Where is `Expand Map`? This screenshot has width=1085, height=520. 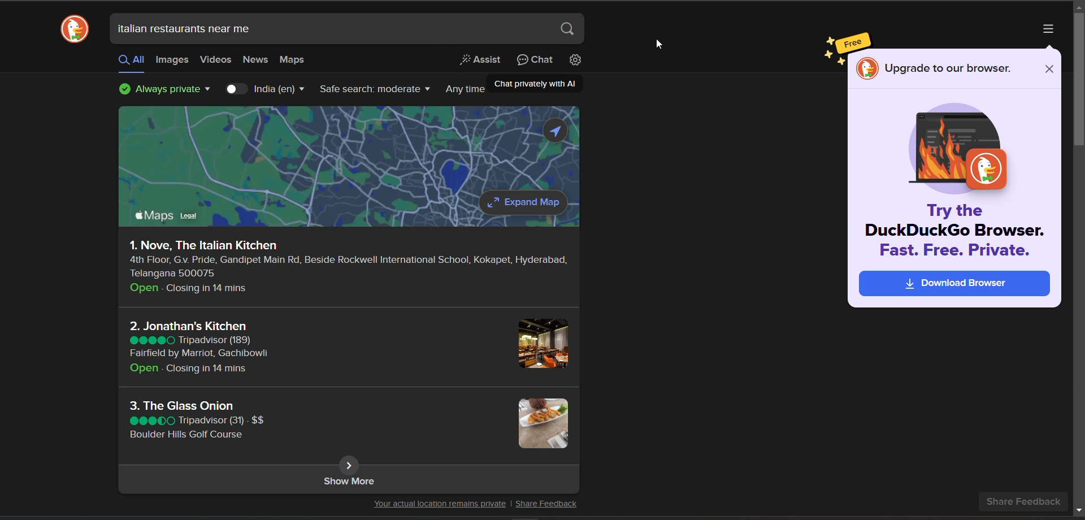 Expand Map is located at coordinates (524, 202).